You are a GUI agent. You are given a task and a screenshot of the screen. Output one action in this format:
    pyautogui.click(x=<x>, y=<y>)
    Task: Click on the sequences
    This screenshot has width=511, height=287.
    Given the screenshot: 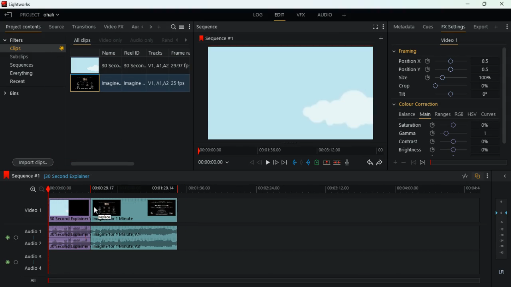 What is the action you would take?
    pyautogui.click(x=31, y=65)
    